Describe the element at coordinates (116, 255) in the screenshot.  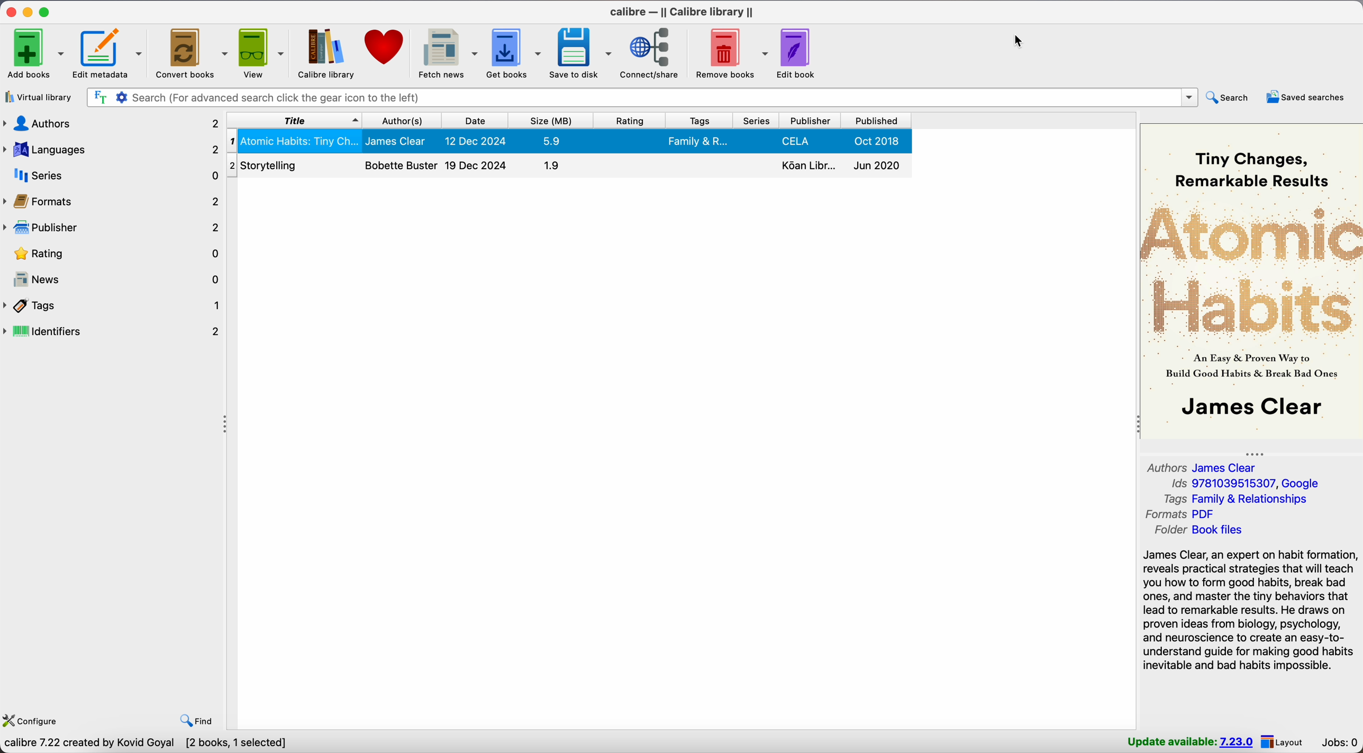
I see `rating` at that location.